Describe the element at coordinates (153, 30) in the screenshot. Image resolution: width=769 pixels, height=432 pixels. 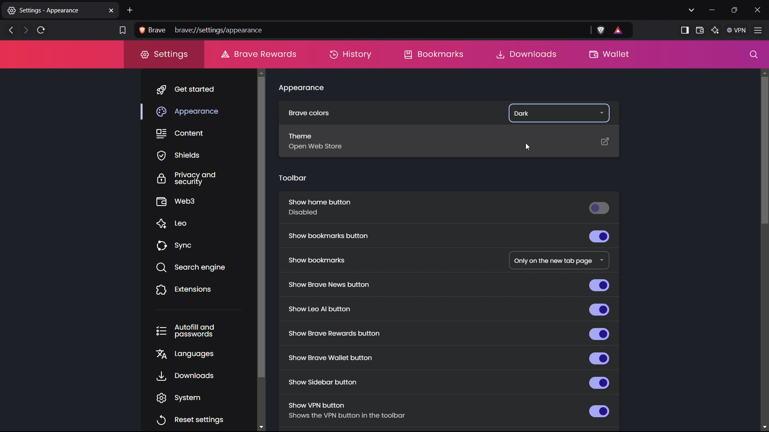
I see `Brave` at that location.